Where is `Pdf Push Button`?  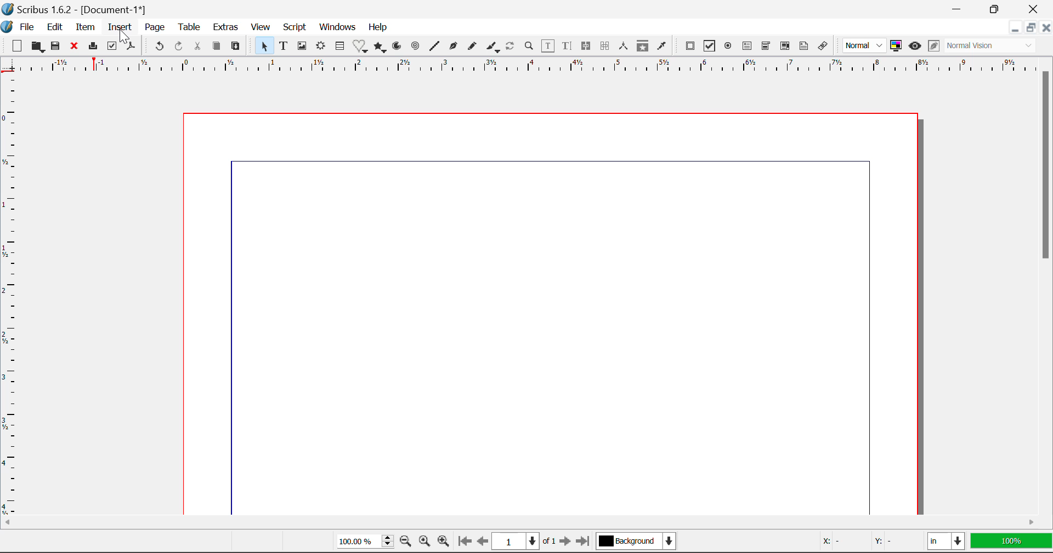 Pdf Push Button is located at coordinates (690, 46).